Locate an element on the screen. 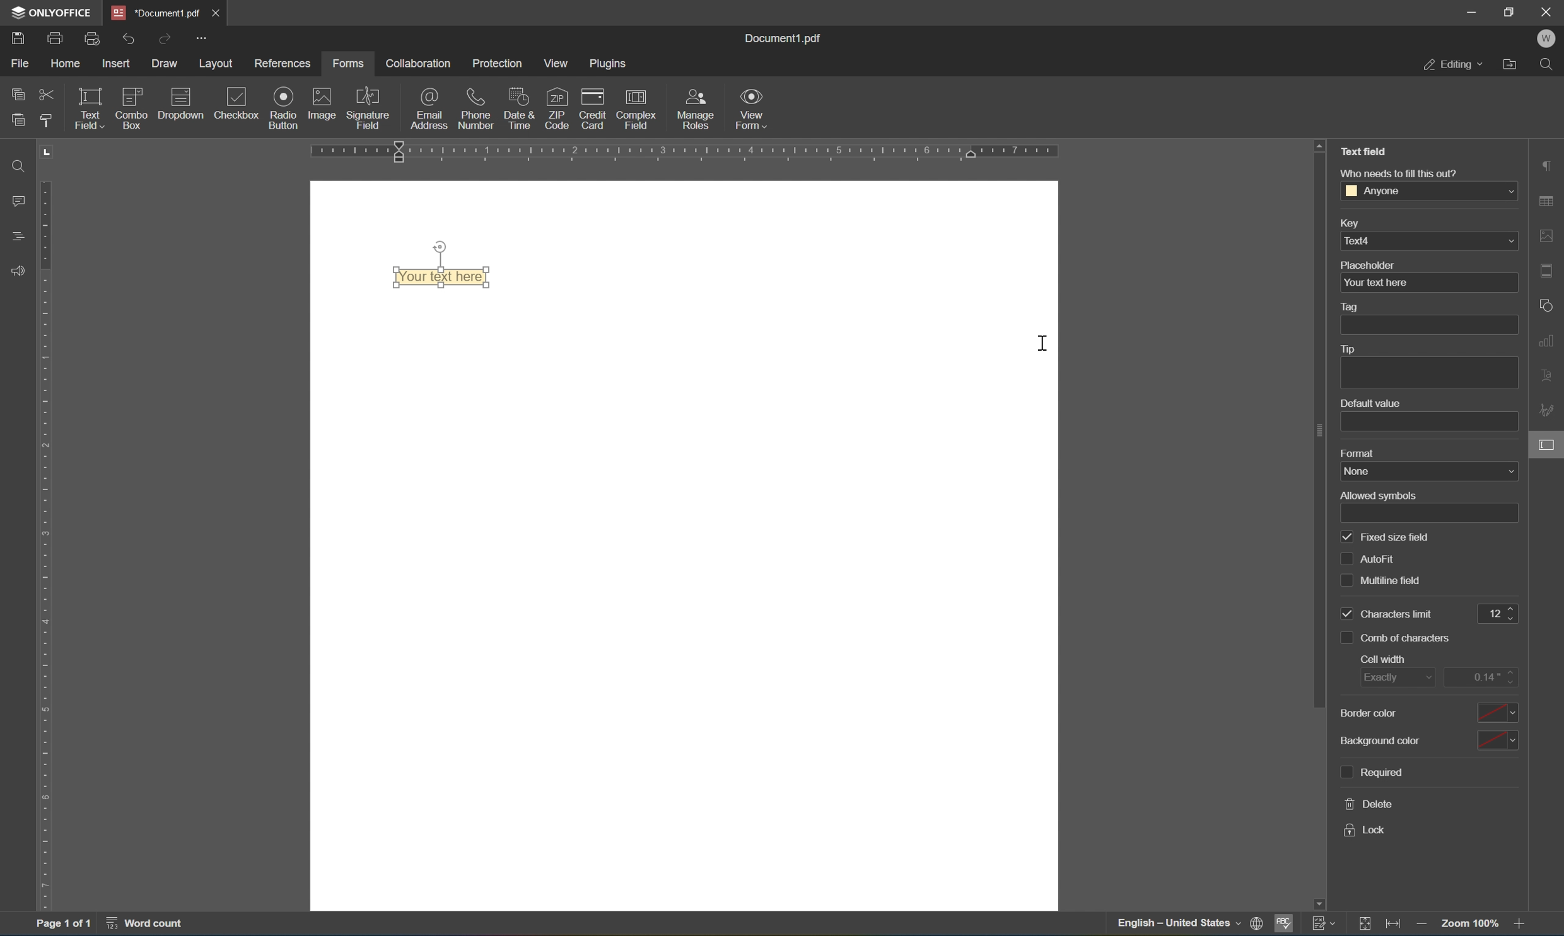  track changes is located at coordinates (1322, 923).